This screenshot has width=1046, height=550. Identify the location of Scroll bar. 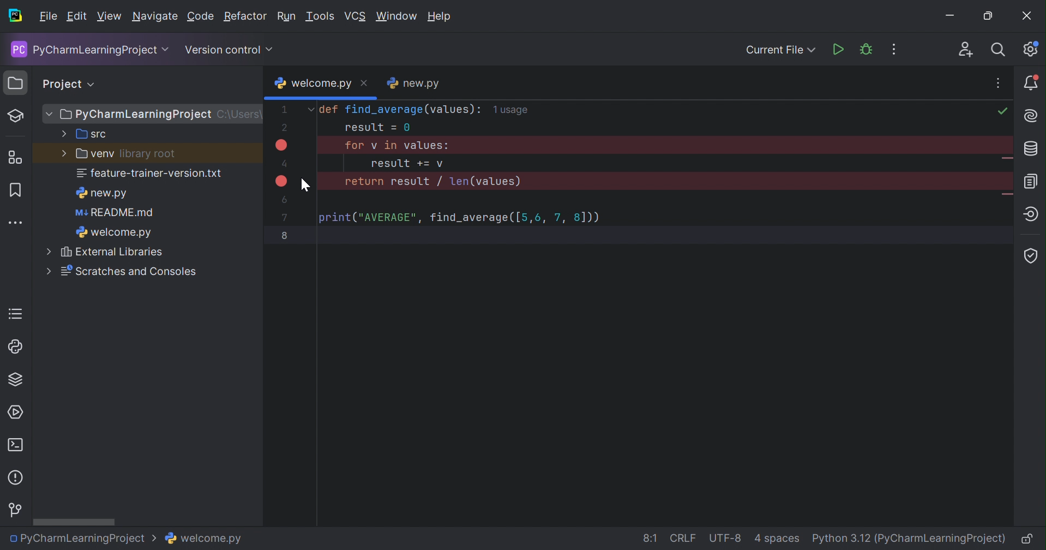
(75, 521).